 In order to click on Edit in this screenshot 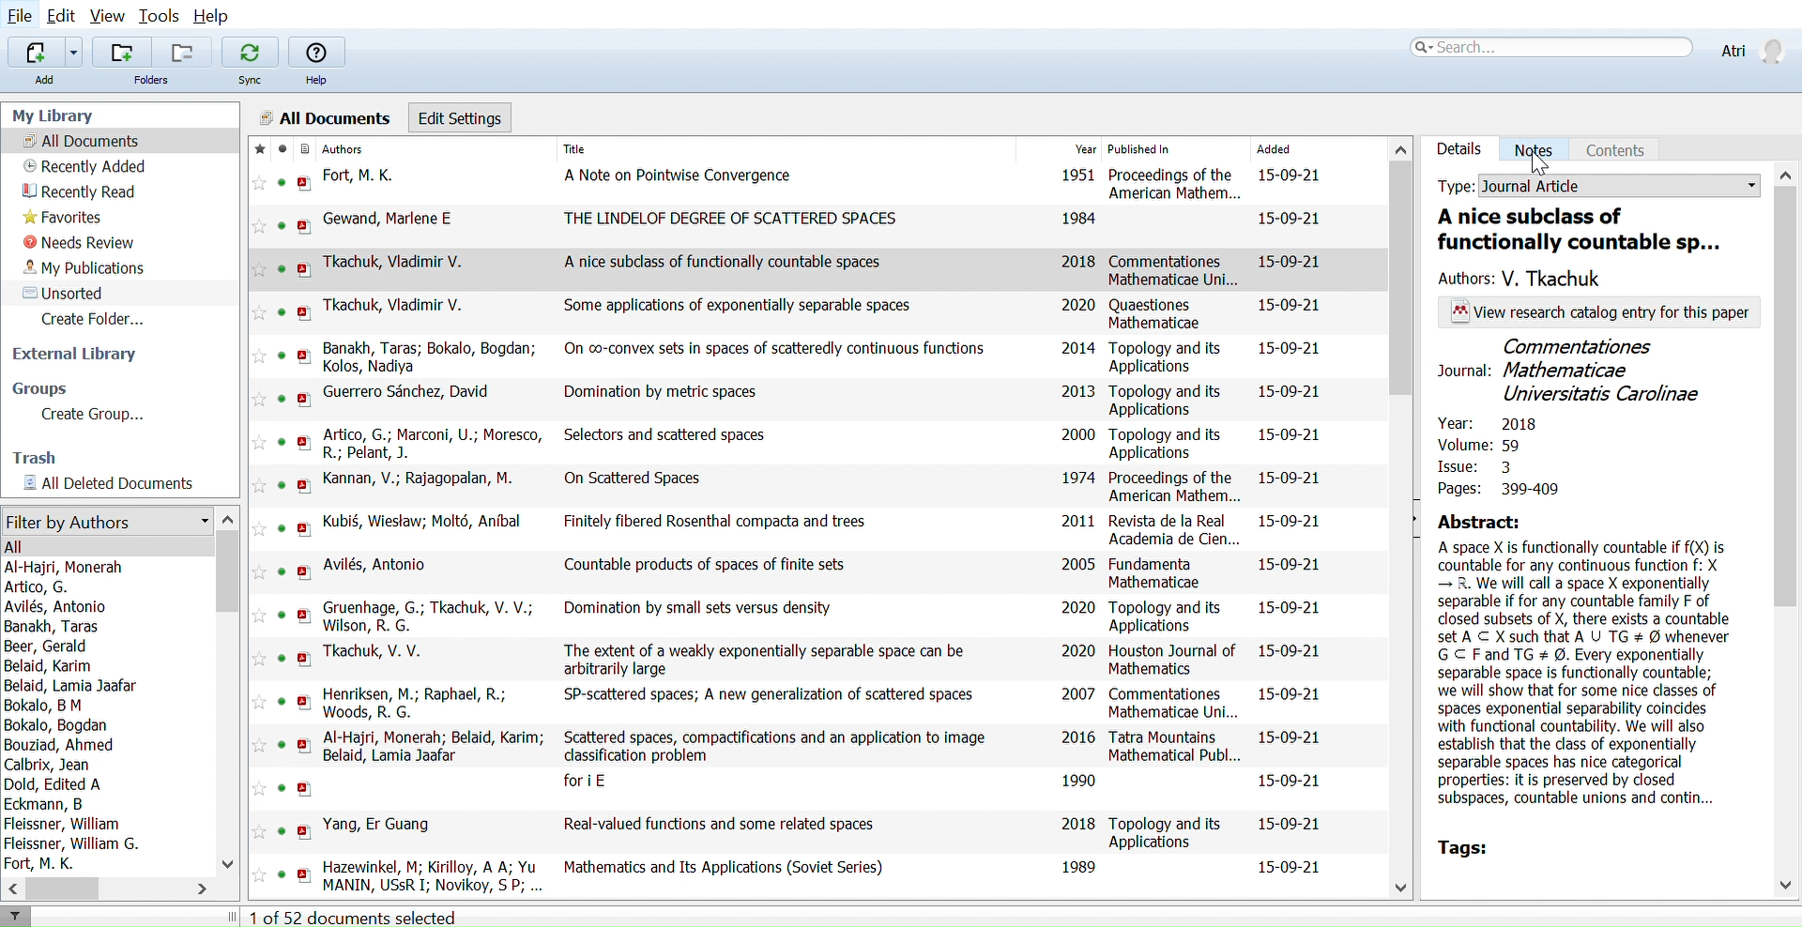, I will do `click(65, 17)`.